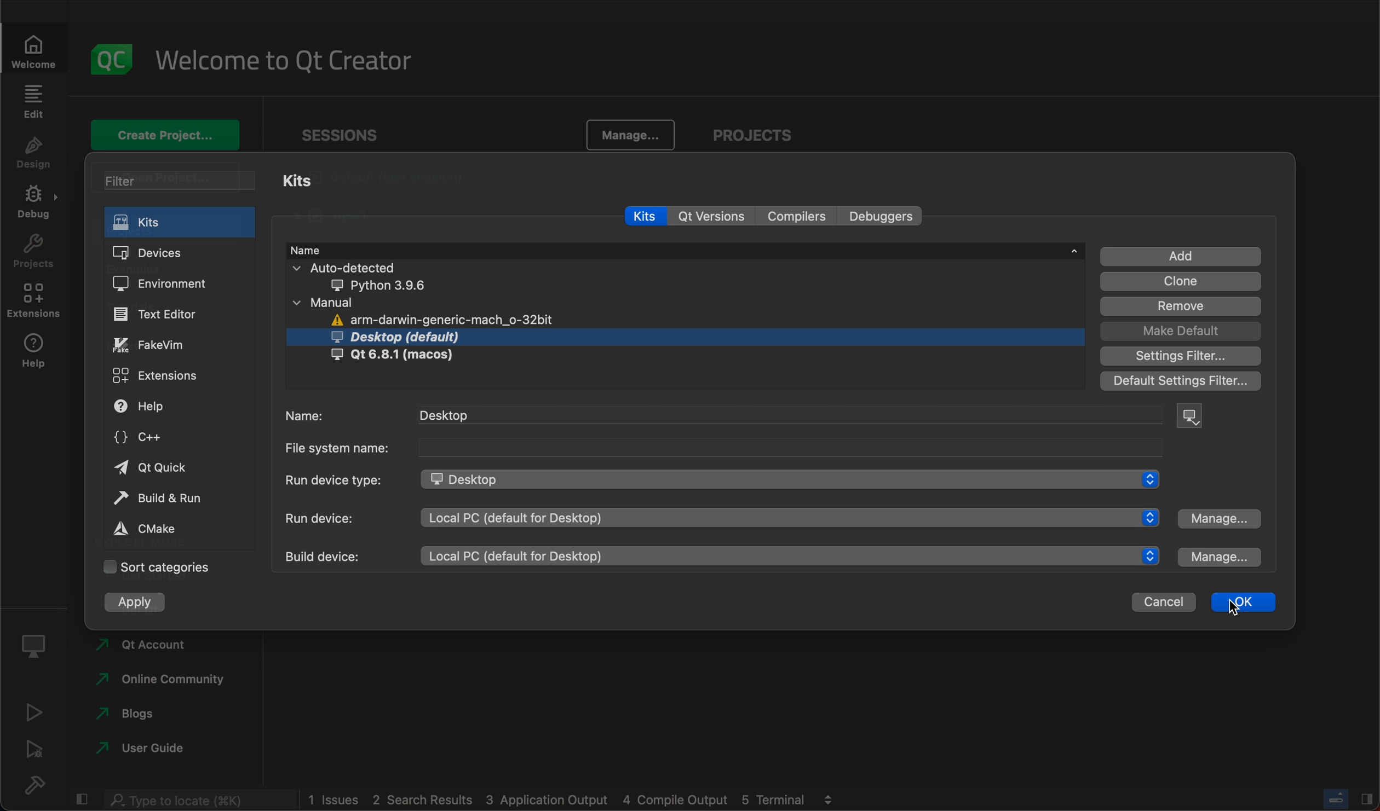 Image resolution: width=1380 pixels, height=811 pixels. I want to click on online community, so click(160, 682).